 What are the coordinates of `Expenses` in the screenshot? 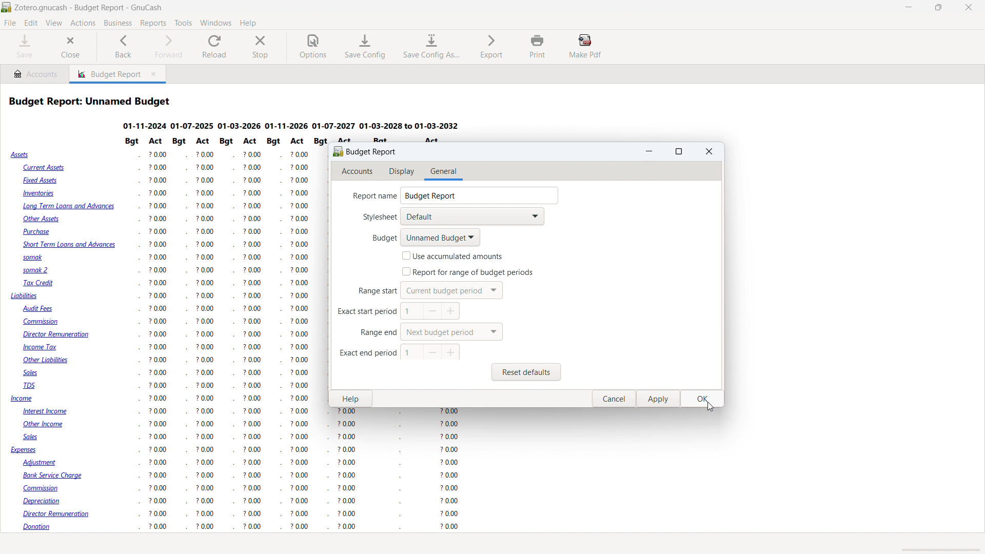 It's located at (24, 451).